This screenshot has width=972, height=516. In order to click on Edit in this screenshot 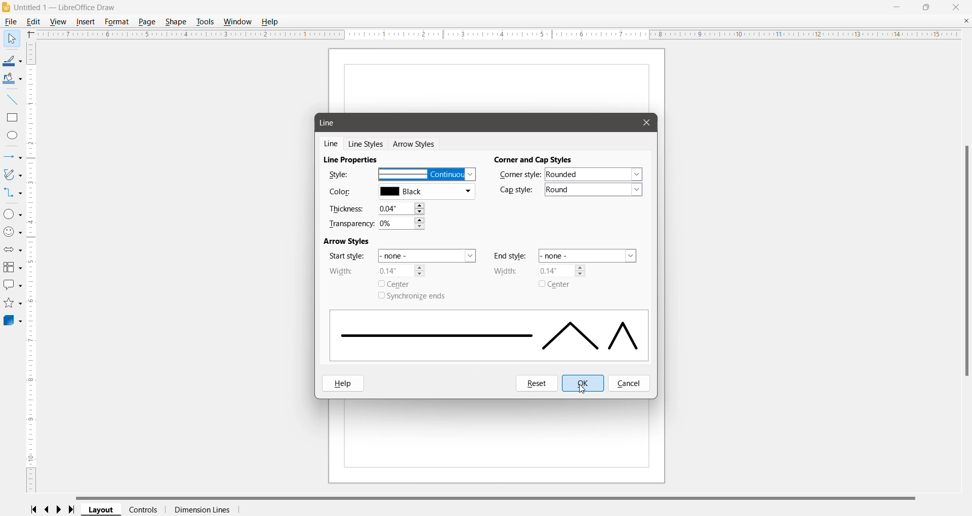, I will do `click(34, 22)`.